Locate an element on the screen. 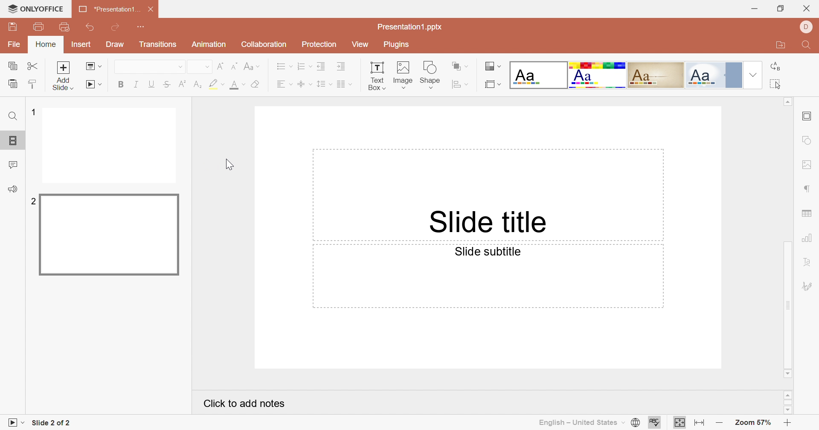 The width and height of the screenshot is (819, 430). Strikethrough is located at coordinates (168, 82).